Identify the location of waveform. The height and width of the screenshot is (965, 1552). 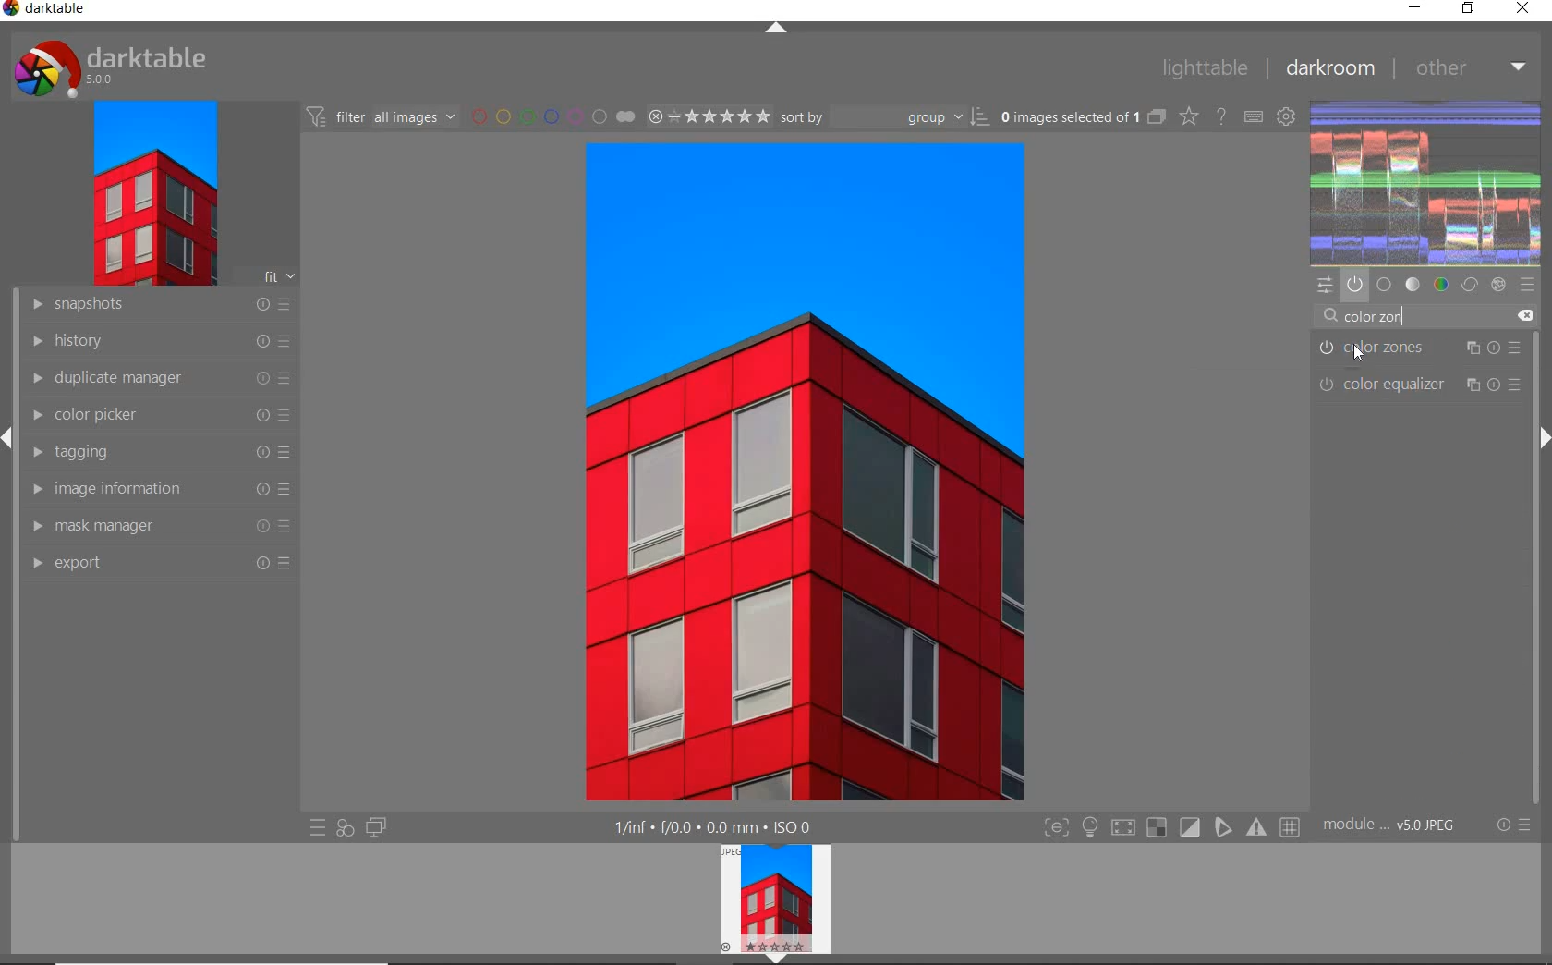
(1427, 181).